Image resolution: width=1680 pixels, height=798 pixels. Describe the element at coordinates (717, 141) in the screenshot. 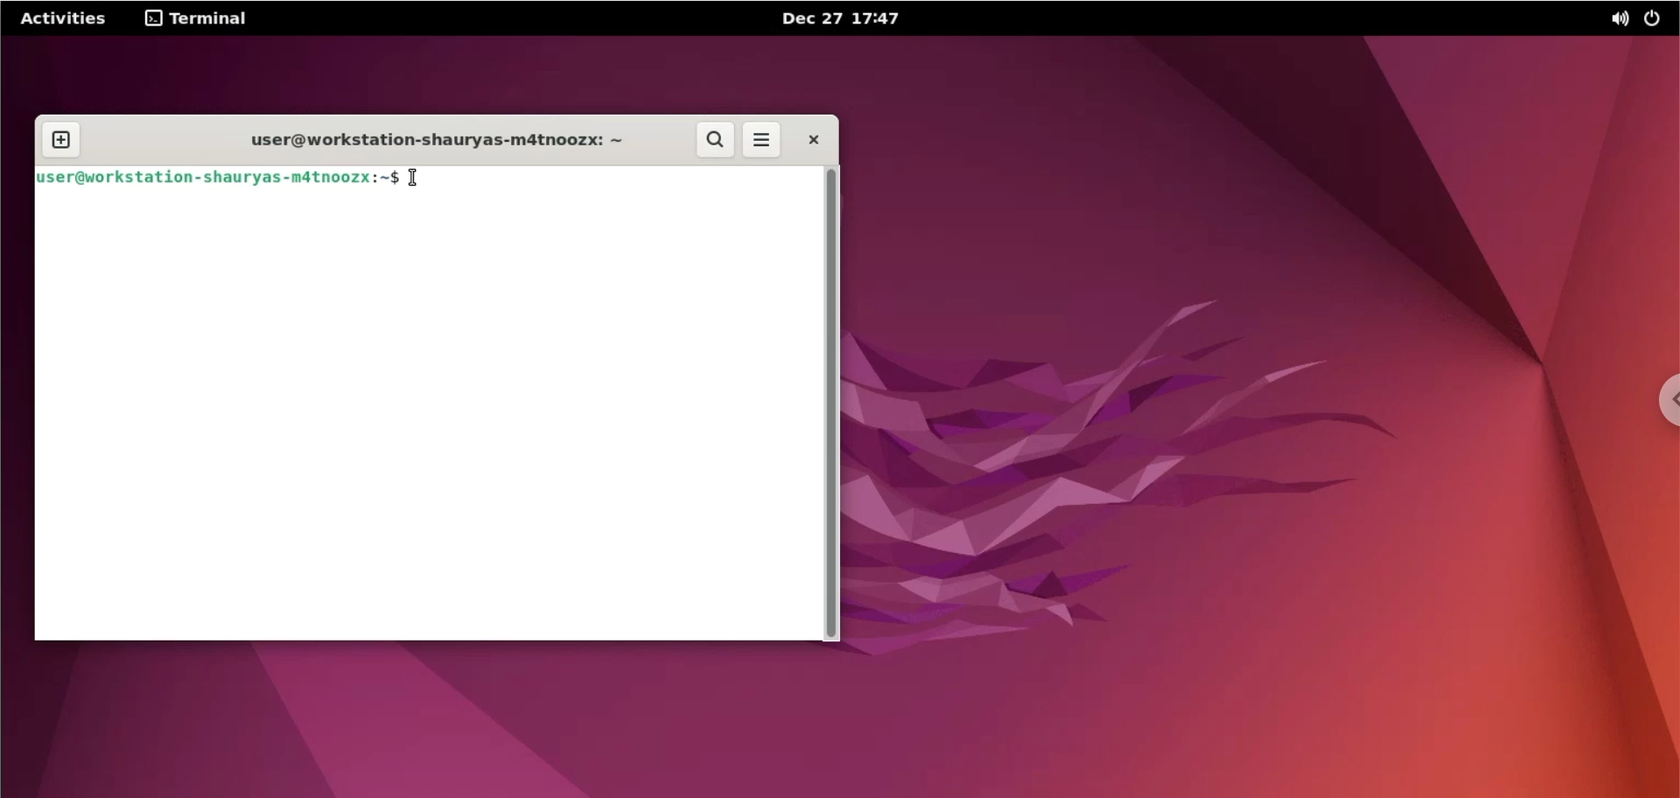

I see `search button` at that location.